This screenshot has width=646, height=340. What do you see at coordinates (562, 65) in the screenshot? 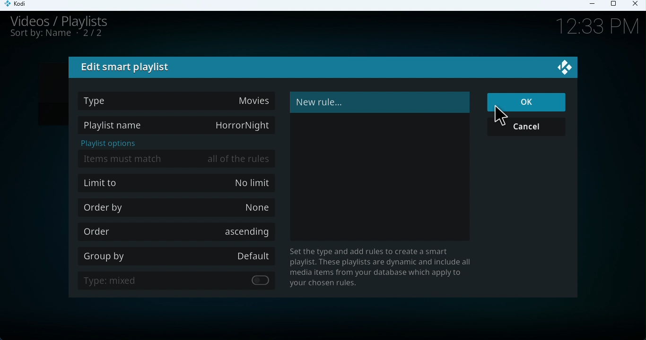
I see `Logo` at bounding box center [562, 65].